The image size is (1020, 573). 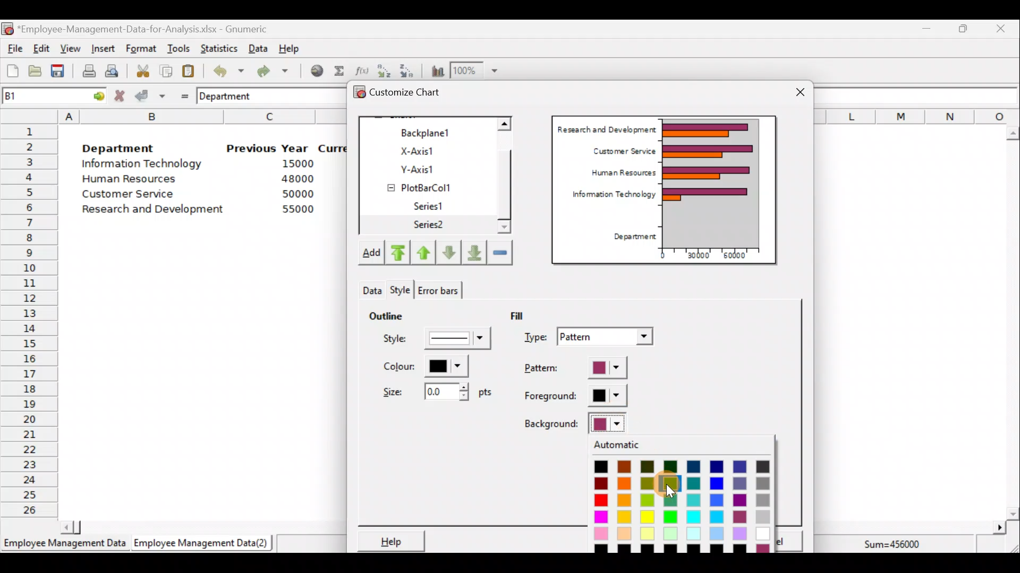 What do you see at coordinates (619, 173) in the screenshot?
I see `Human Resources` at bounding box center [619, 173].